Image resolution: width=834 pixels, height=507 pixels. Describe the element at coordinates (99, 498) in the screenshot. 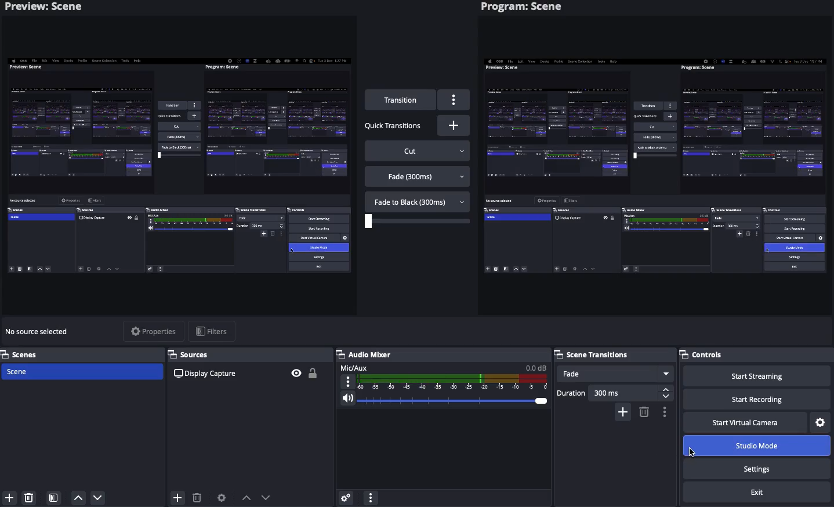

I see `move down` at that location.